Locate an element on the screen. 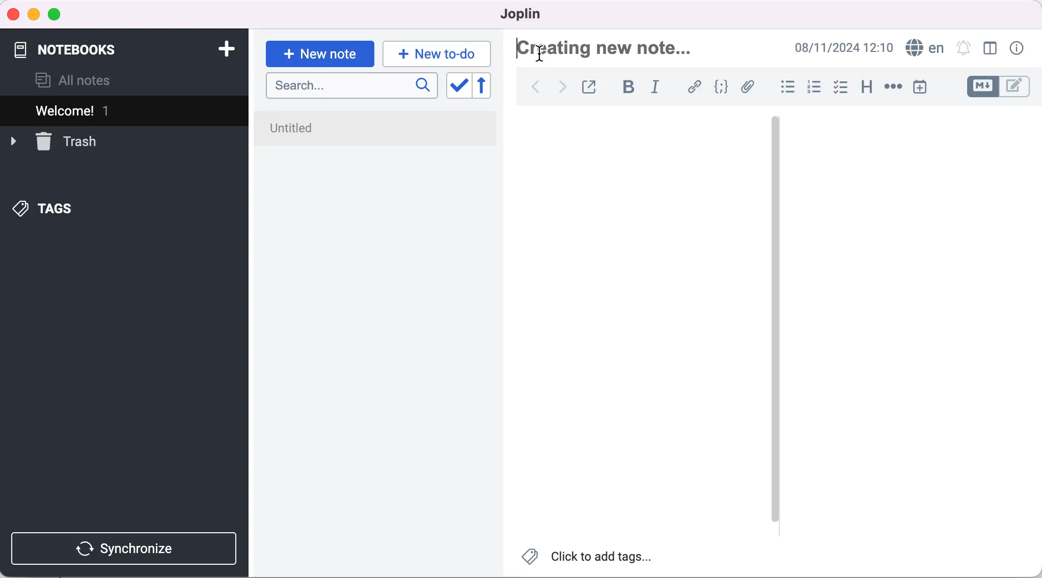  new note is located at coordinates (320, 51).